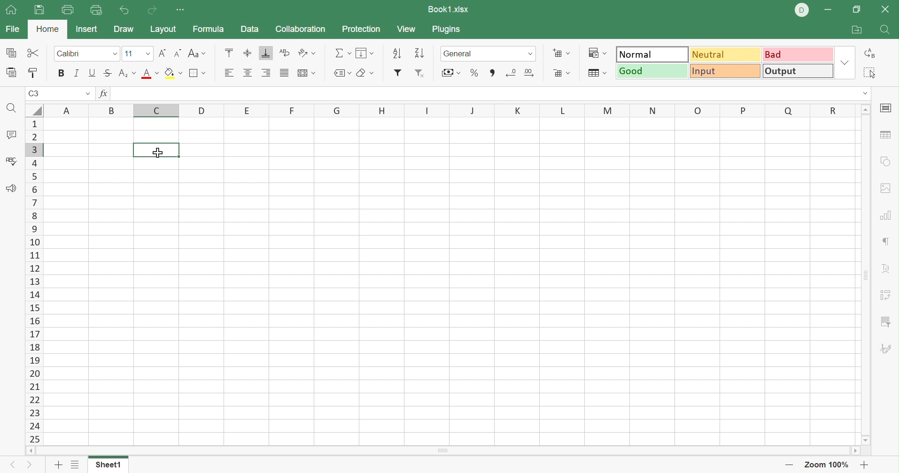 The height and width of the screenshot is (473, 899). I want to click on Drop down, so click(865, 93).